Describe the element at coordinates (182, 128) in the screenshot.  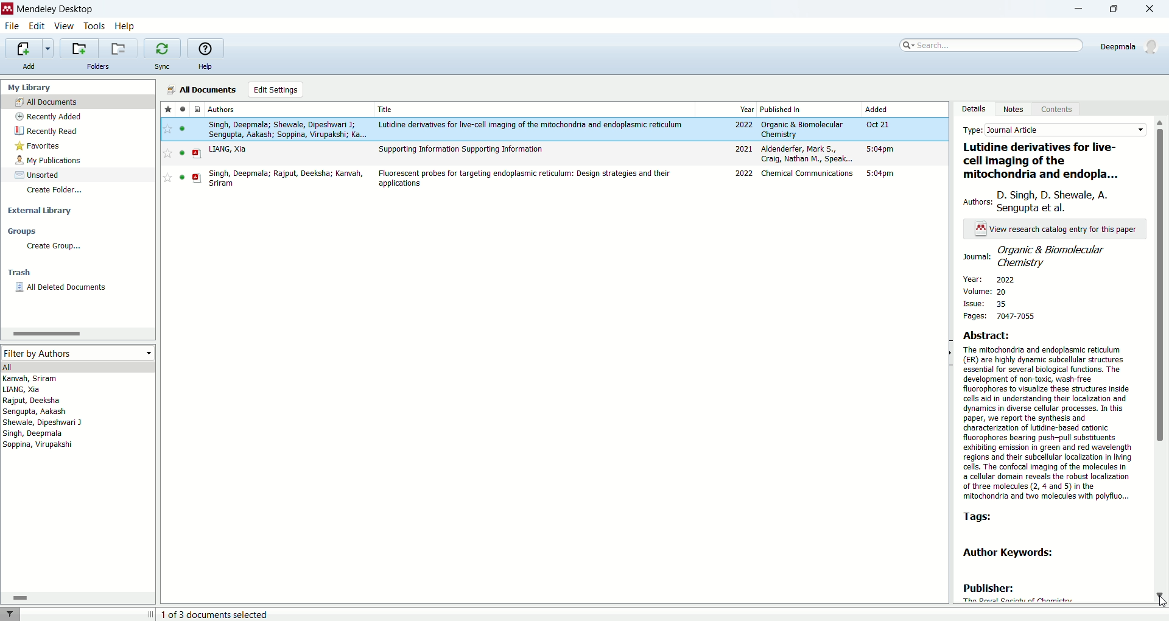
I see `unread` at that location.